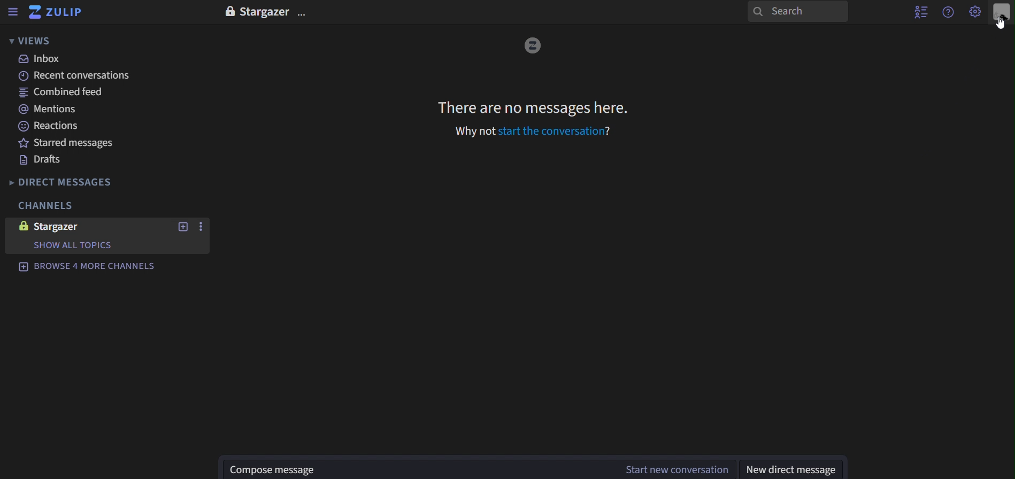  I want to click on help, so click(951, 13).